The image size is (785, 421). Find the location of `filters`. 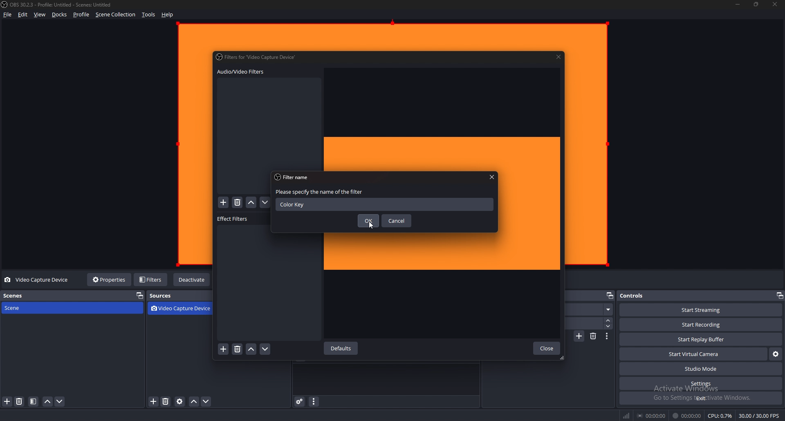

filters is located at coordinates (151, 279).